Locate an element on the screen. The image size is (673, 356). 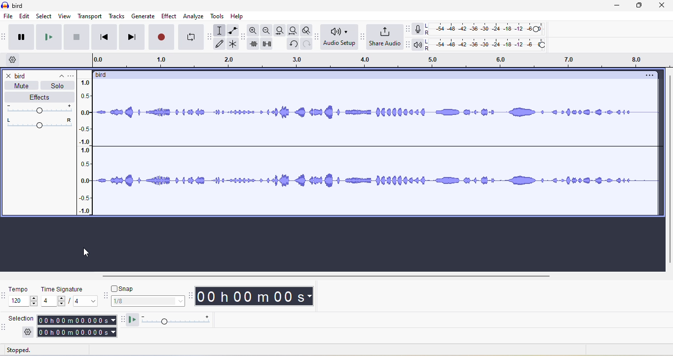
maximize is located at coordinates (643, 7).